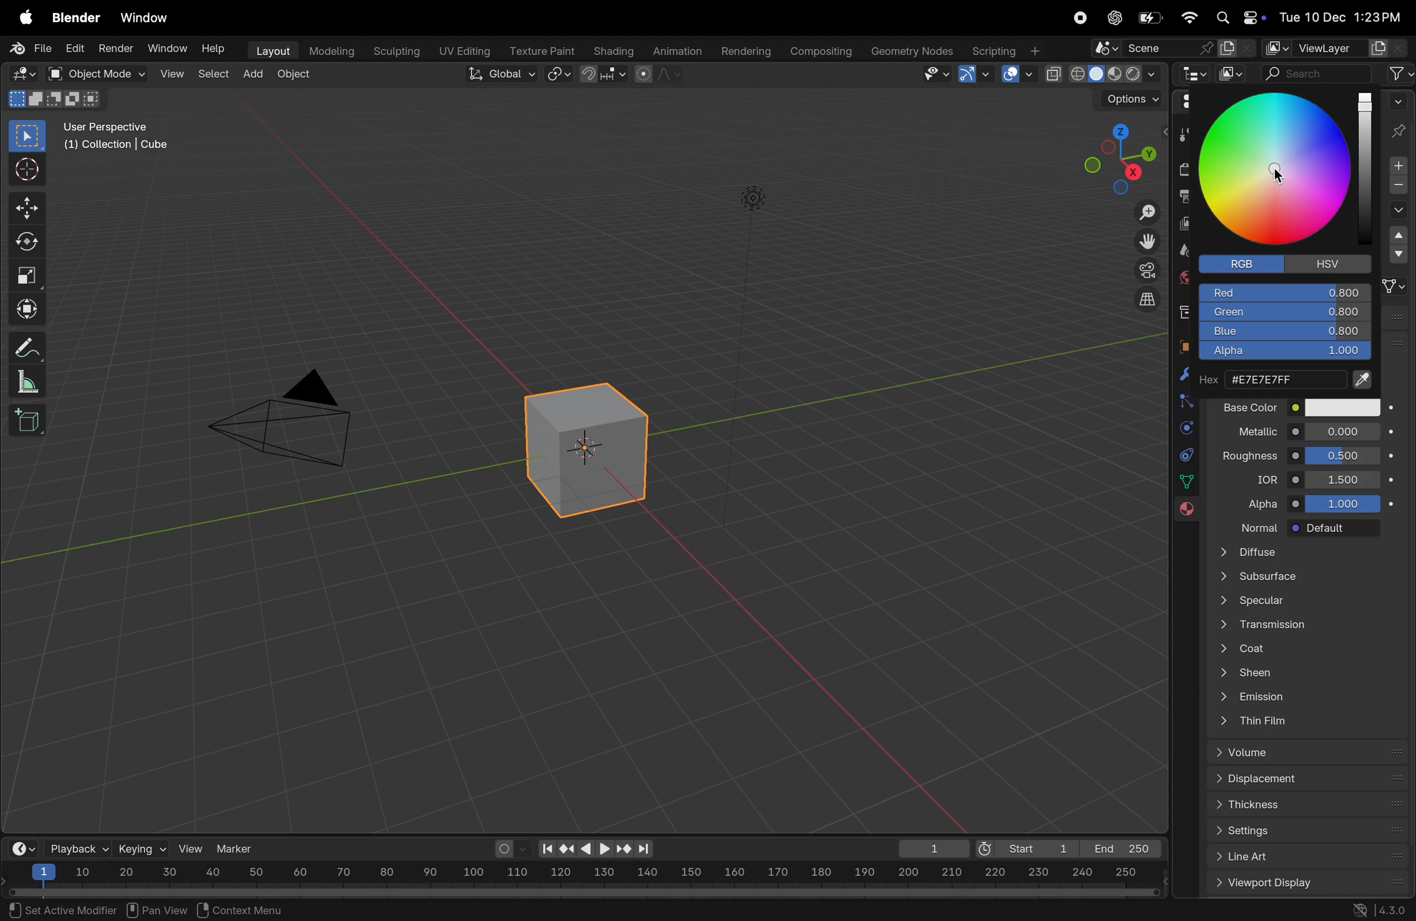 This screenshot has width=1416, height=921. What do you see at coordinates (1149, 299) in the screenshot?
I see `orthographic view` at bounding box center [1149, 299].